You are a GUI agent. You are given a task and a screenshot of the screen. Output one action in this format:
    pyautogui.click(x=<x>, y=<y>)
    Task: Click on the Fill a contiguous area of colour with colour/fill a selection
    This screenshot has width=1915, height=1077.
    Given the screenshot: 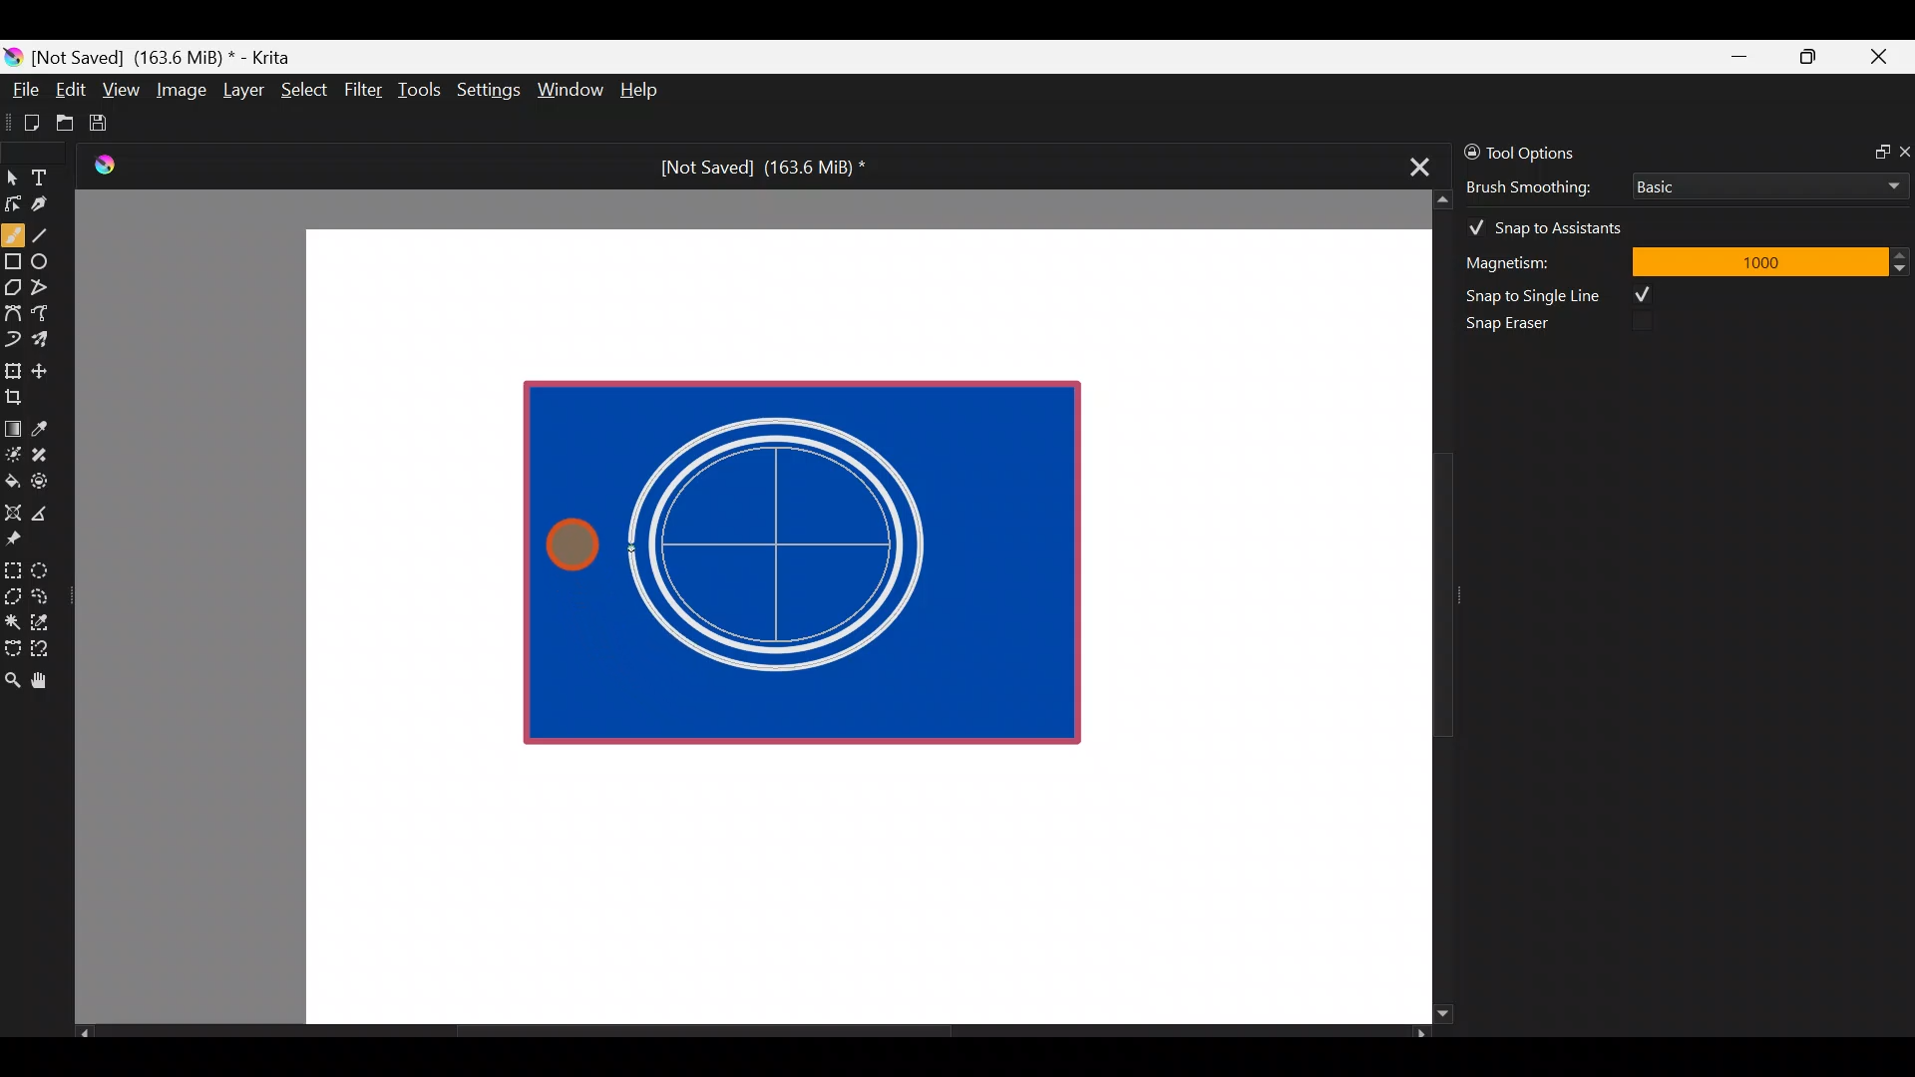 What is the action you would take?
    pyautogui.click(x=12, y=477)
    